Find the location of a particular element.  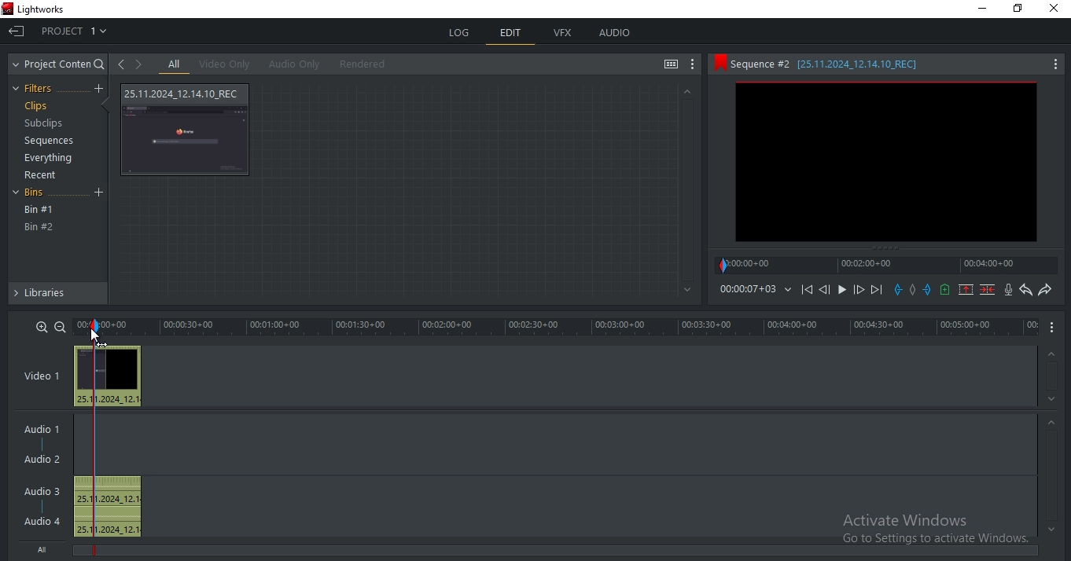

project content is located at coordinates (60, 64).